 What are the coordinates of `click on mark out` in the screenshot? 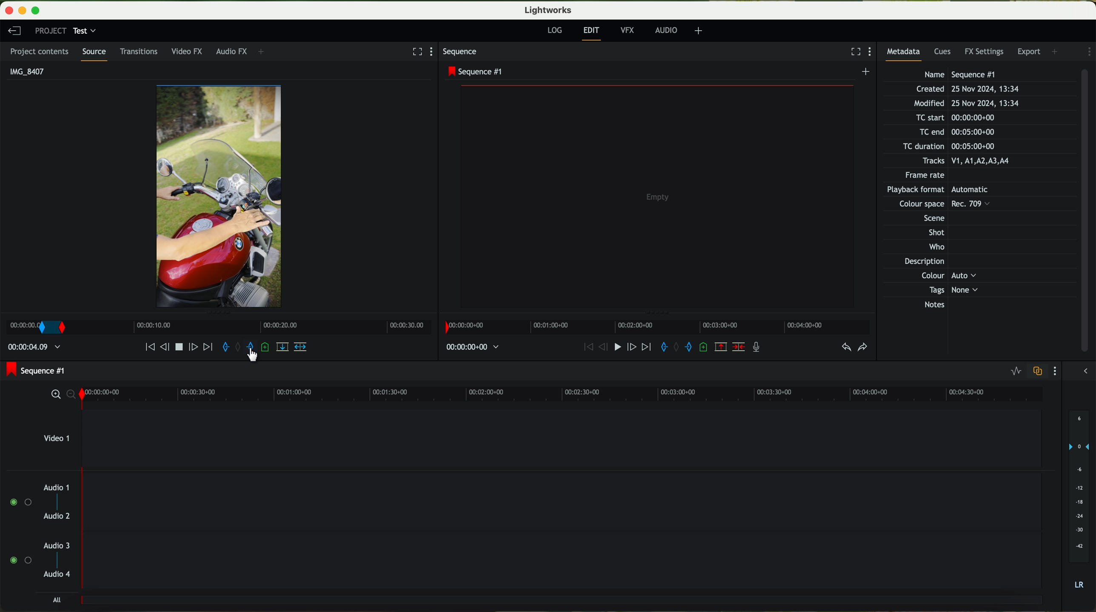 It's located at (254, 352).